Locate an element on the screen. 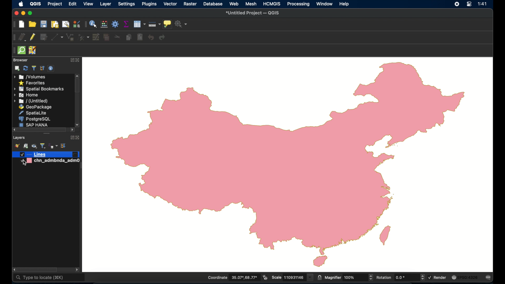  toggle editing is located at coordinates (32, 37).